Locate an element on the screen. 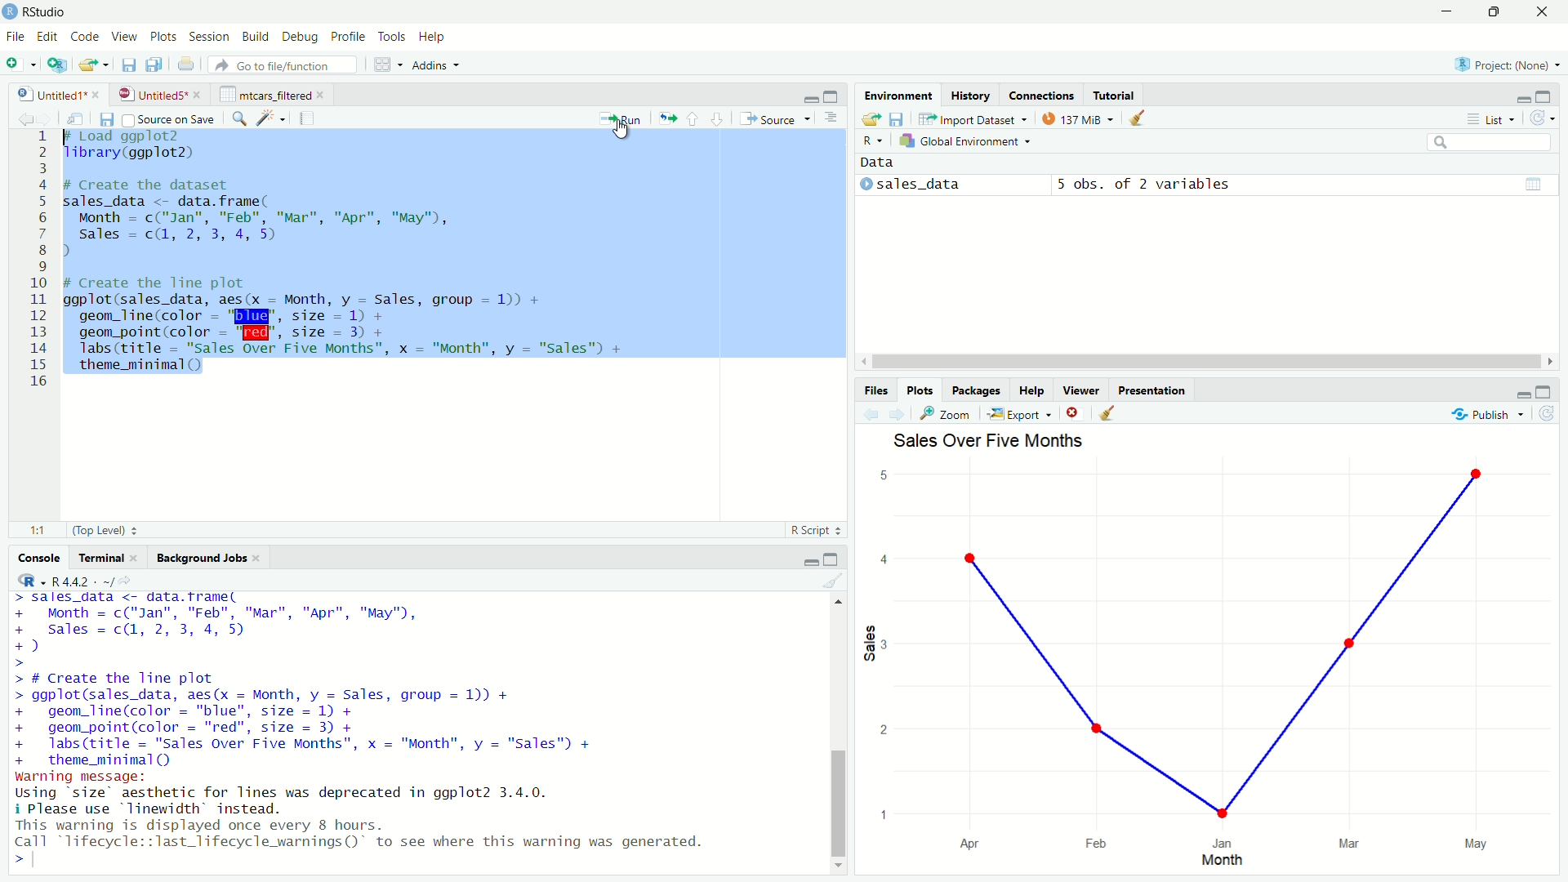 Image resolution: width=1568 pixels, height=882 pixels. Terminal is located at coordinates (102, 557).